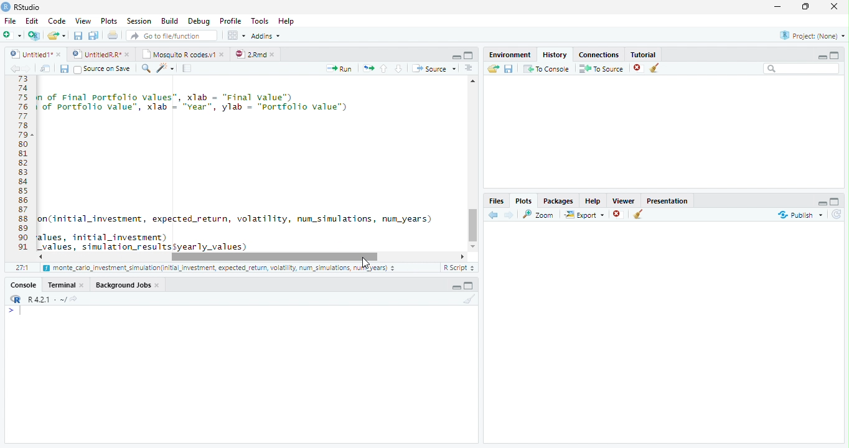 This screenshot has height=448, width=849. I want to click on Compile Report, so click(189, 68).